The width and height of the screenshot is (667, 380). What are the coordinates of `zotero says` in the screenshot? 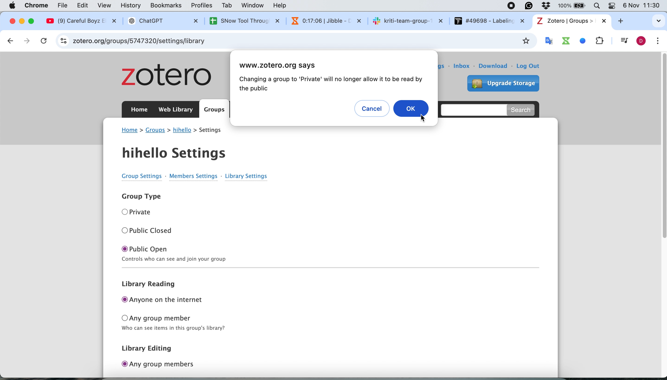 It's located at (283, 66).